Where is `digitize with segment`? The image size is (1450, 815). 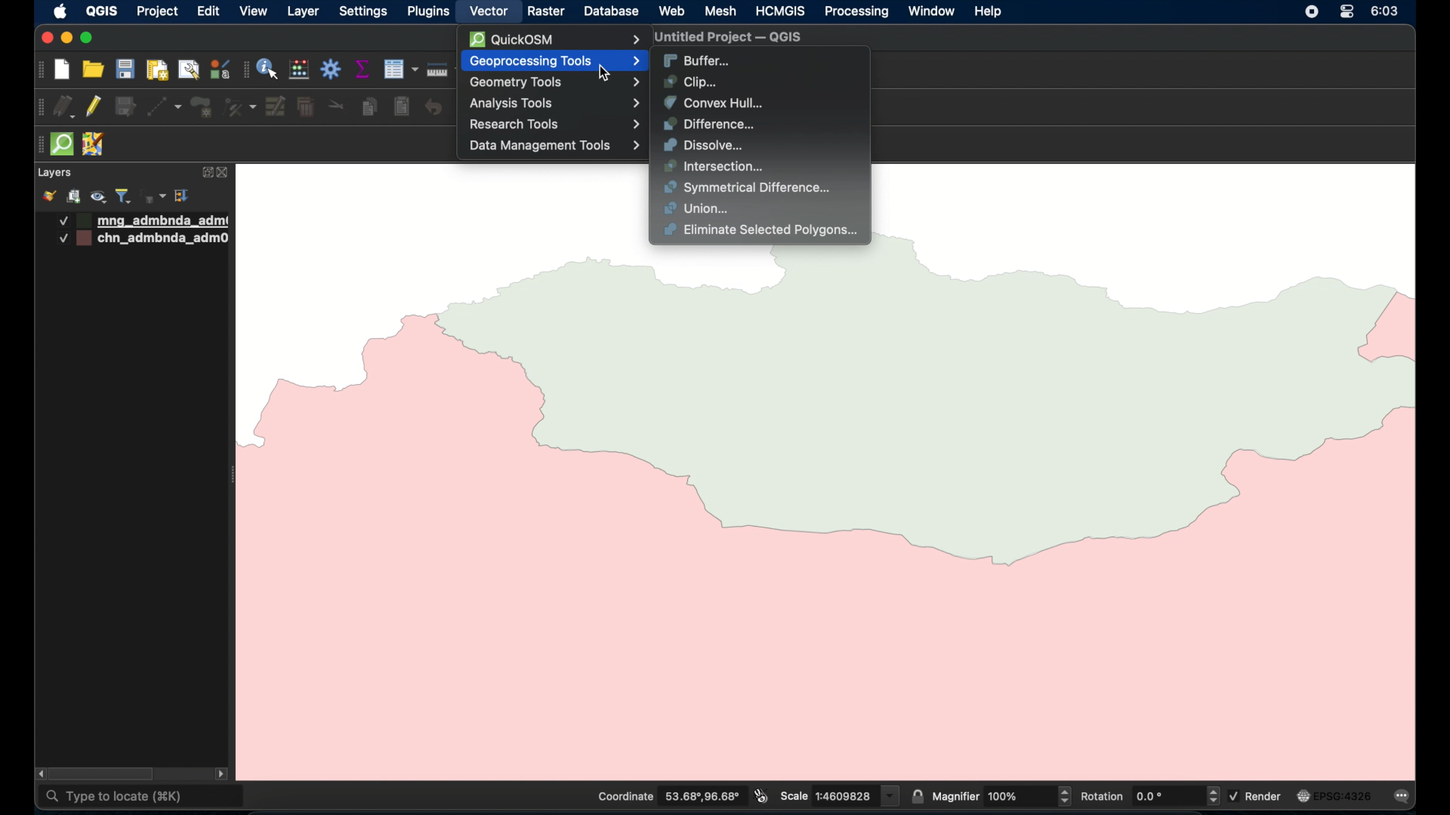
digitize with segment is located at coordinates (164, 107).